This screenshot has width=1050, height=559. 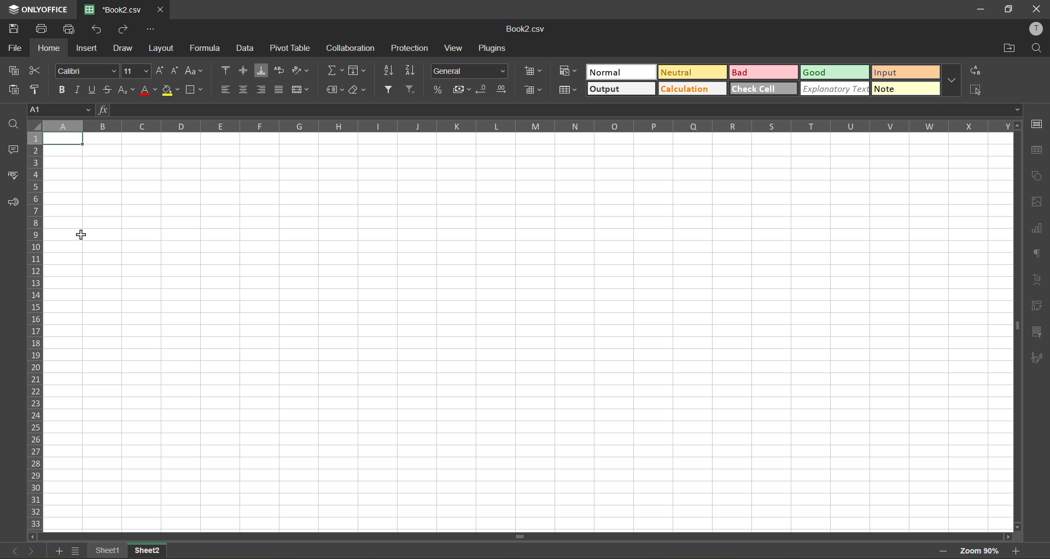 What do you see at coordinates (1038, 256) in the screenshot?
I see `paragraph` at bounding box center [1038, 256].